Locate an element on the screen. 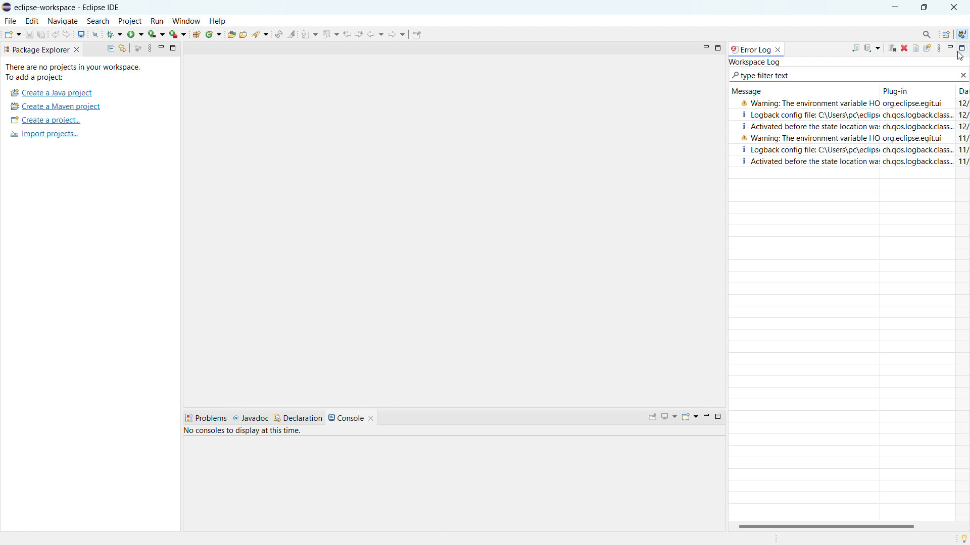  eclips logo is located at coordinates (7, 8).